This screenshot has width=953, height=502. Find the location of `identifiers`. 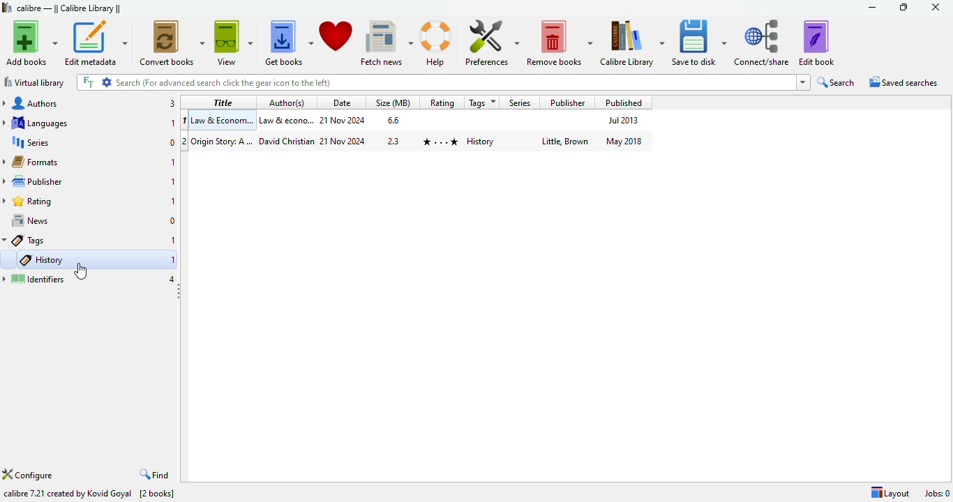

identifiers is located at coordinates (34, 279).